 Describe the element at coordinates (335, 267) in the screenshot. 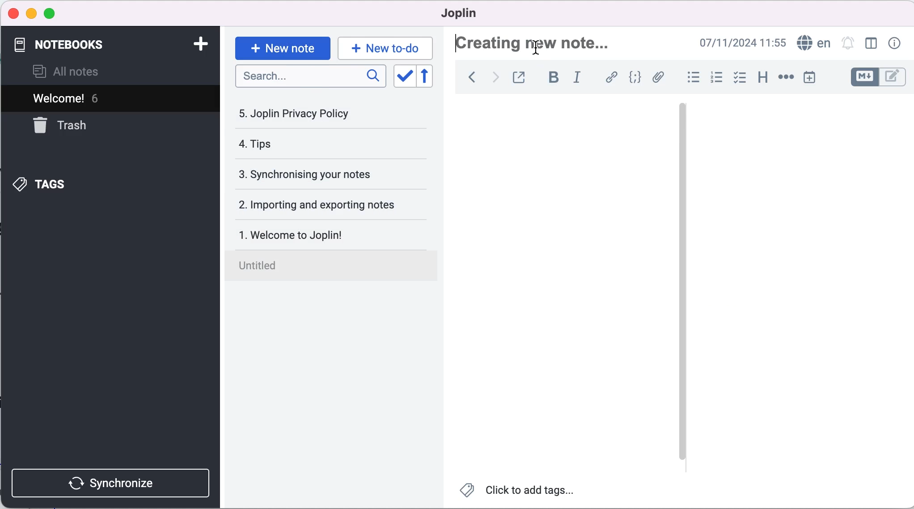

I see `untitled ` at that location.